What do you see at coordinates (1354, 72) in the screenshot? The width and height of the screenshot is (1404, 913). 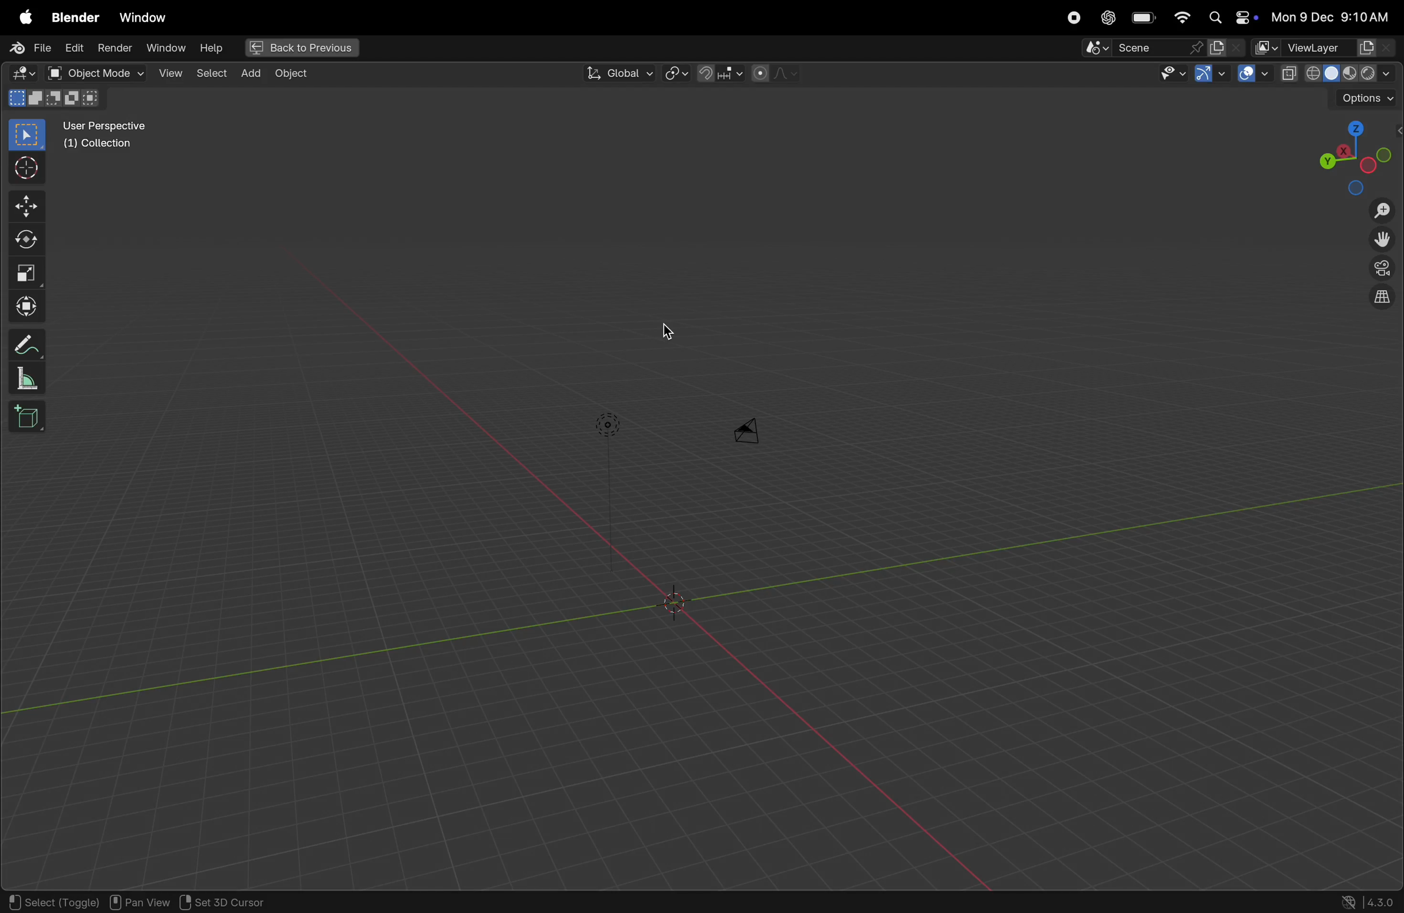 I see `view shading` at bounding box center [1354, 72].